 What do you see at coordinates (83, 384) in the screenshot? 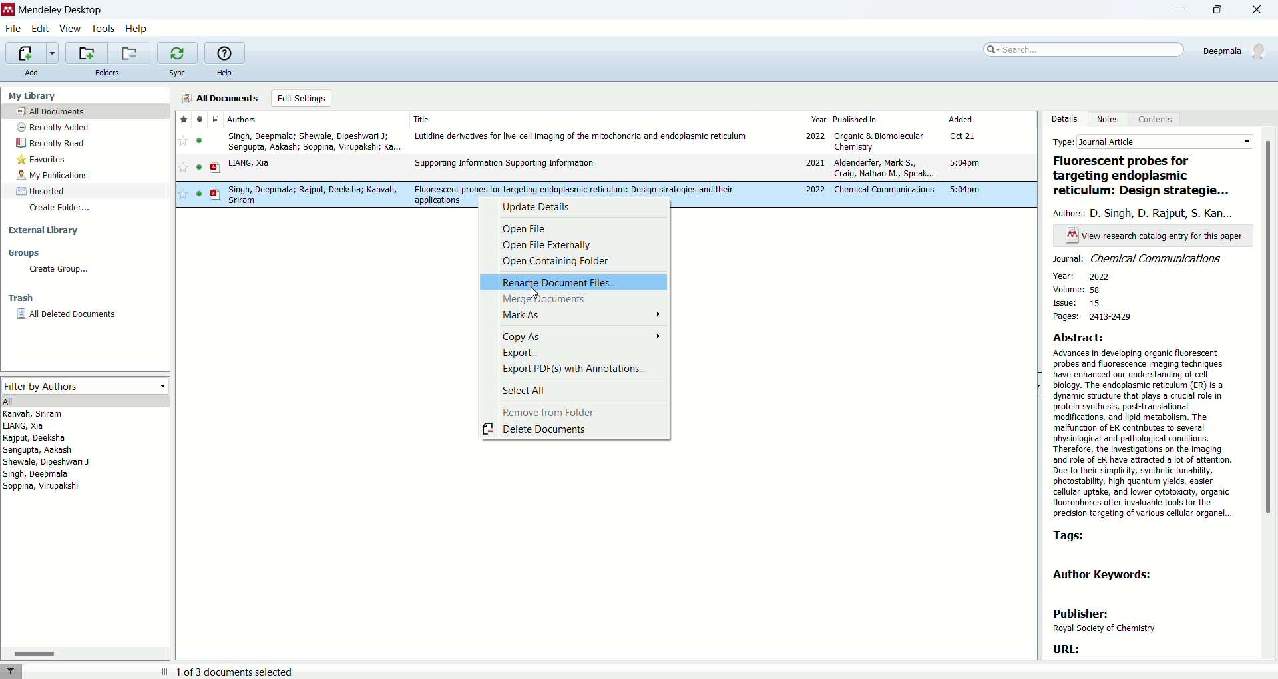
I see `filter by authors` at bounding box center [83, 384].